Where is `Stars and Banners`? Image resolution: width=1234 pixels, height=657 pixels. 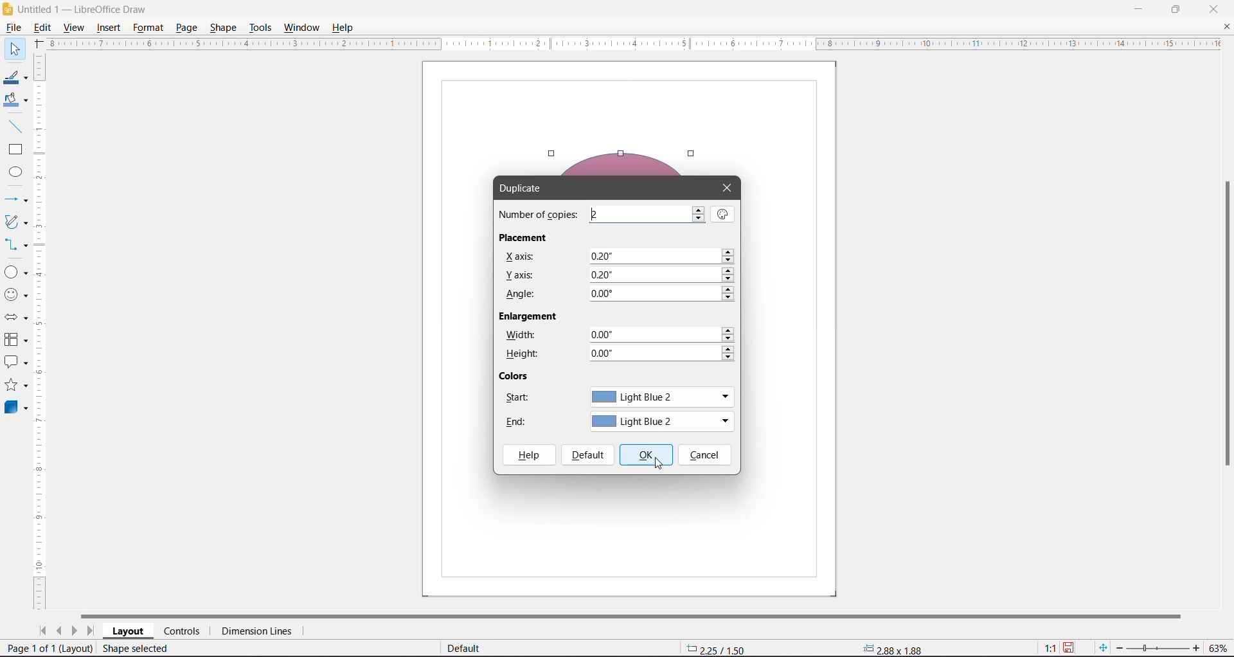 Stars and Banners is located at coordinates (17, 384).